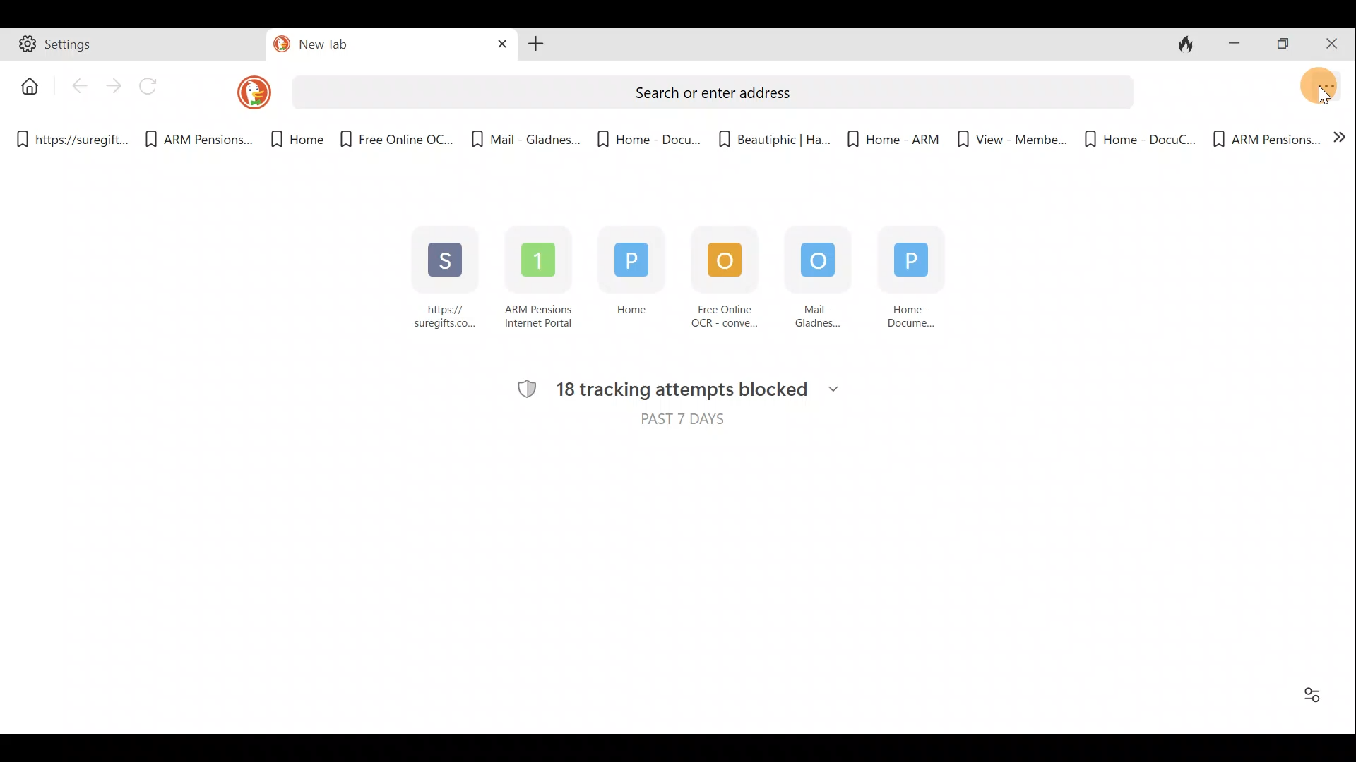 The width and height of the screenshot is (1356, 762). What do you see at coordinates (1328, 94) in the screenshot?
I see `Cursor` at bounding box center [1328, 94].